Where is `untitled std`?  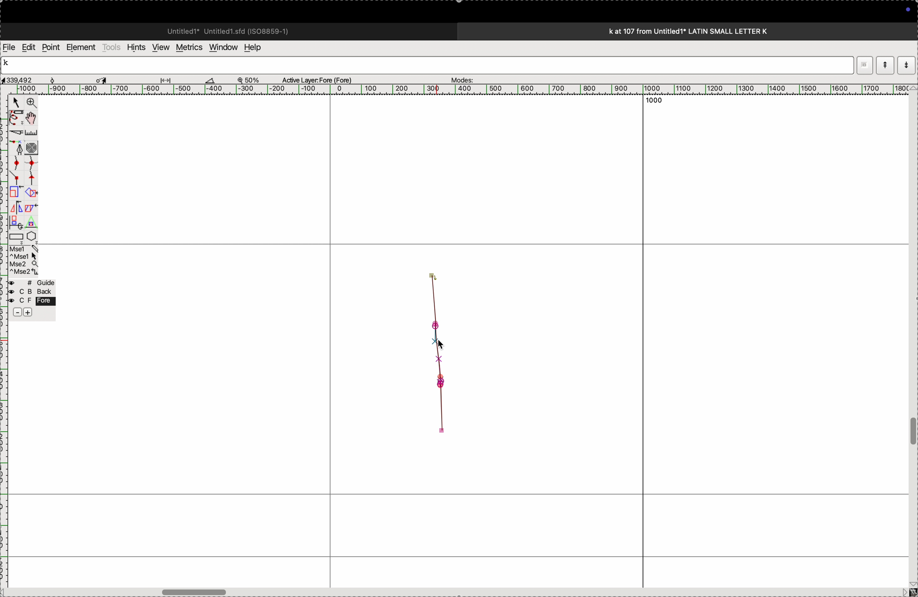
untitled std is located at coordinates (231, 30).